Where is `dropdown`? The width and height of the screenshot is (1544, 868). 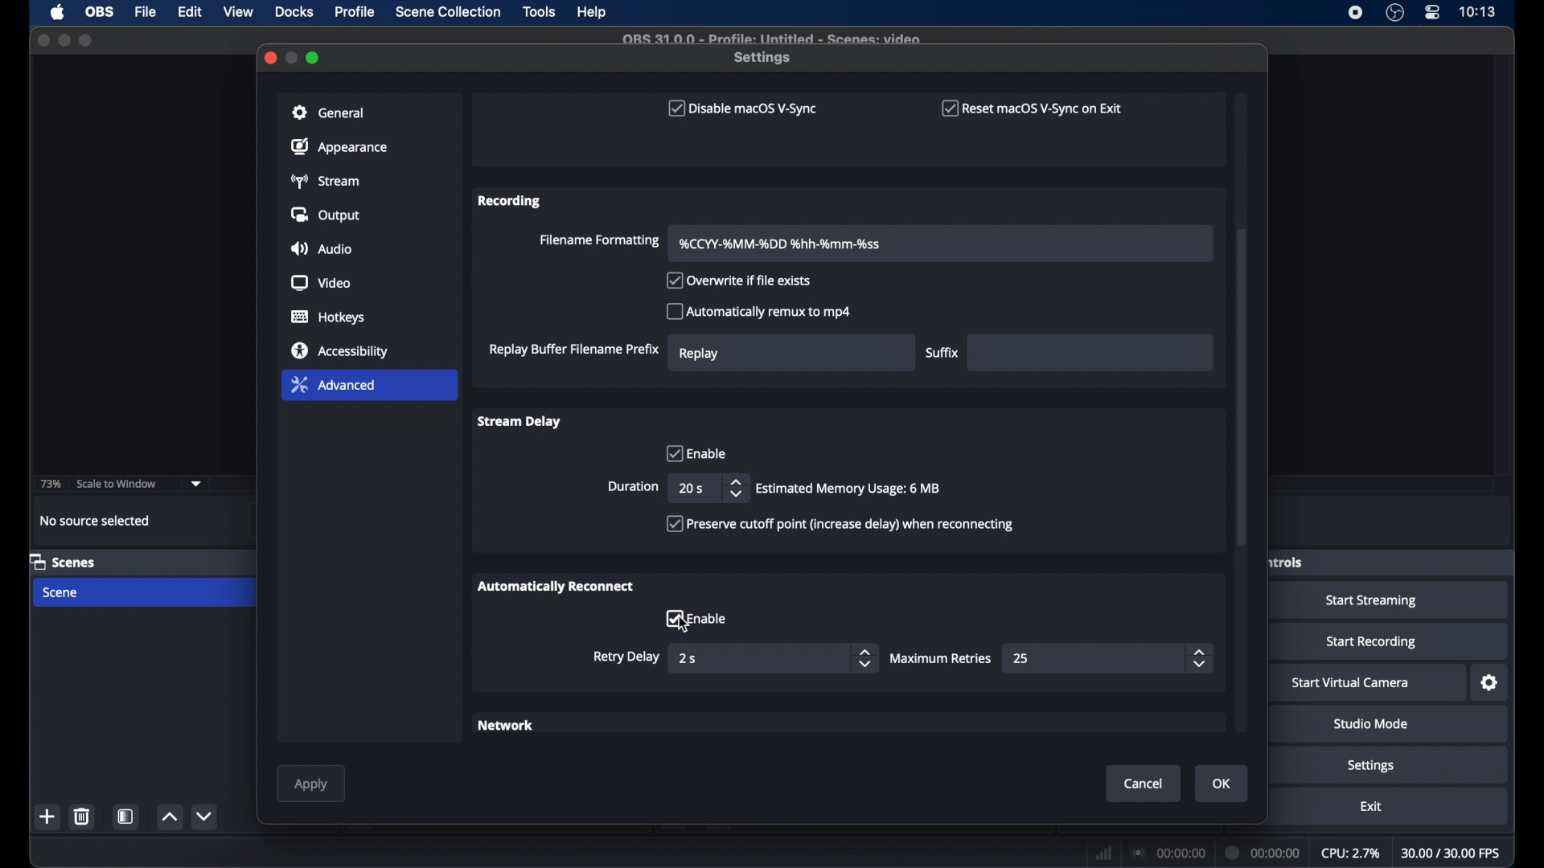
dropdown is located at coordinates (196, 484).